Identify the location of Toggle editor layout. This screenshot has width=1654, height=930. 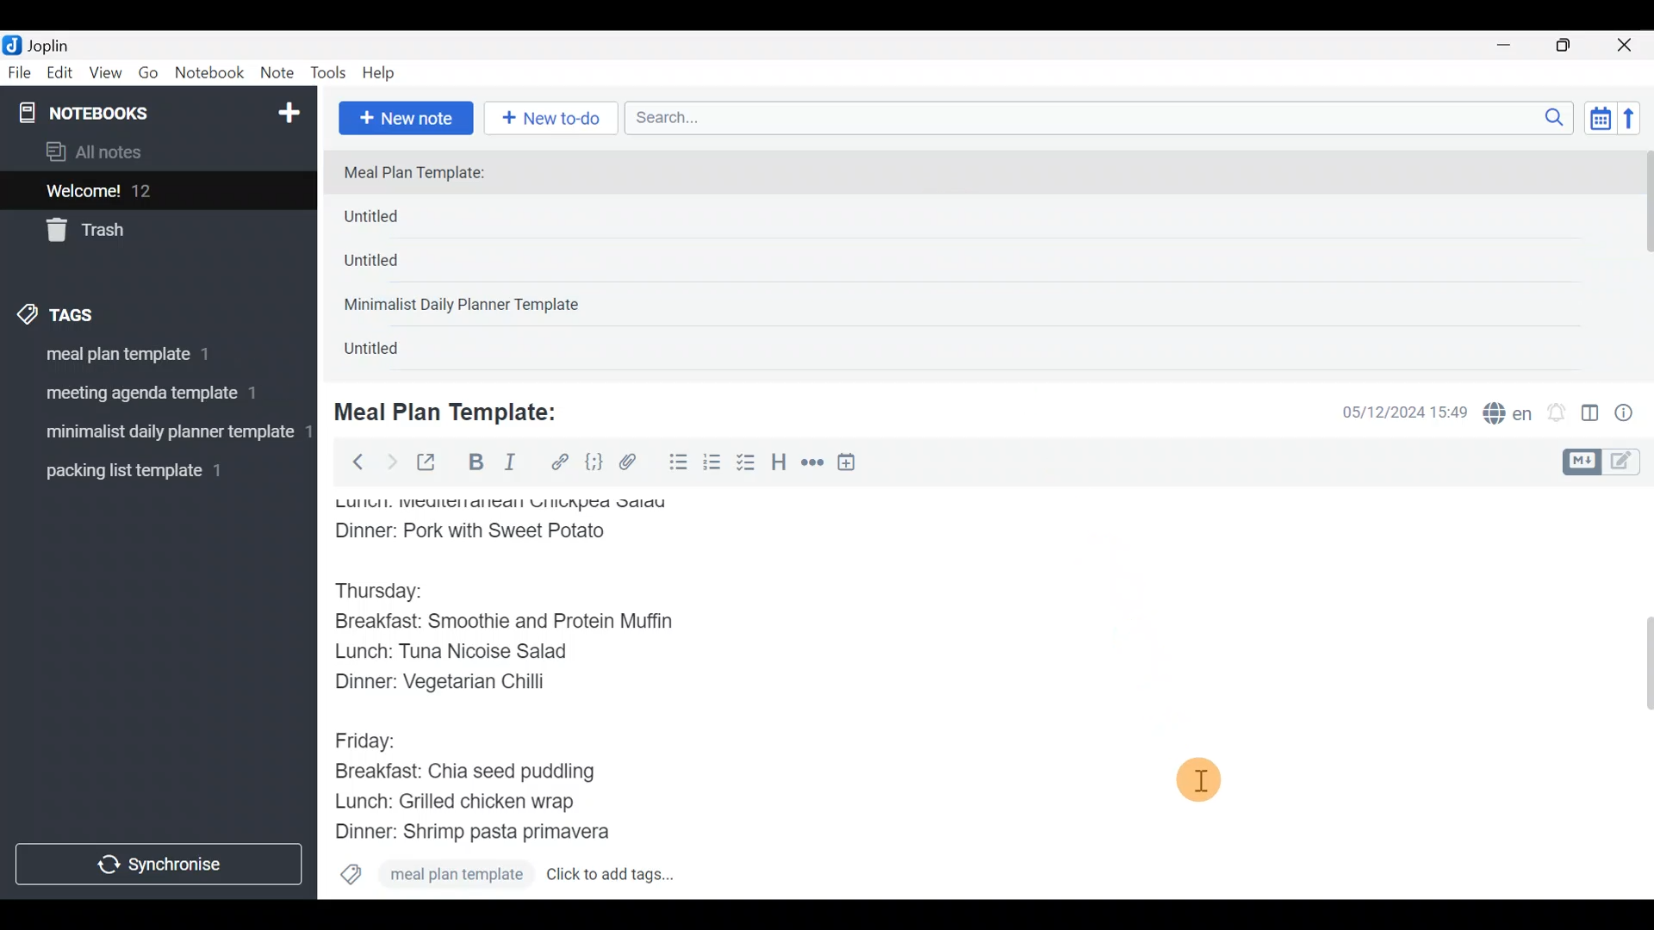
(1591, 415).